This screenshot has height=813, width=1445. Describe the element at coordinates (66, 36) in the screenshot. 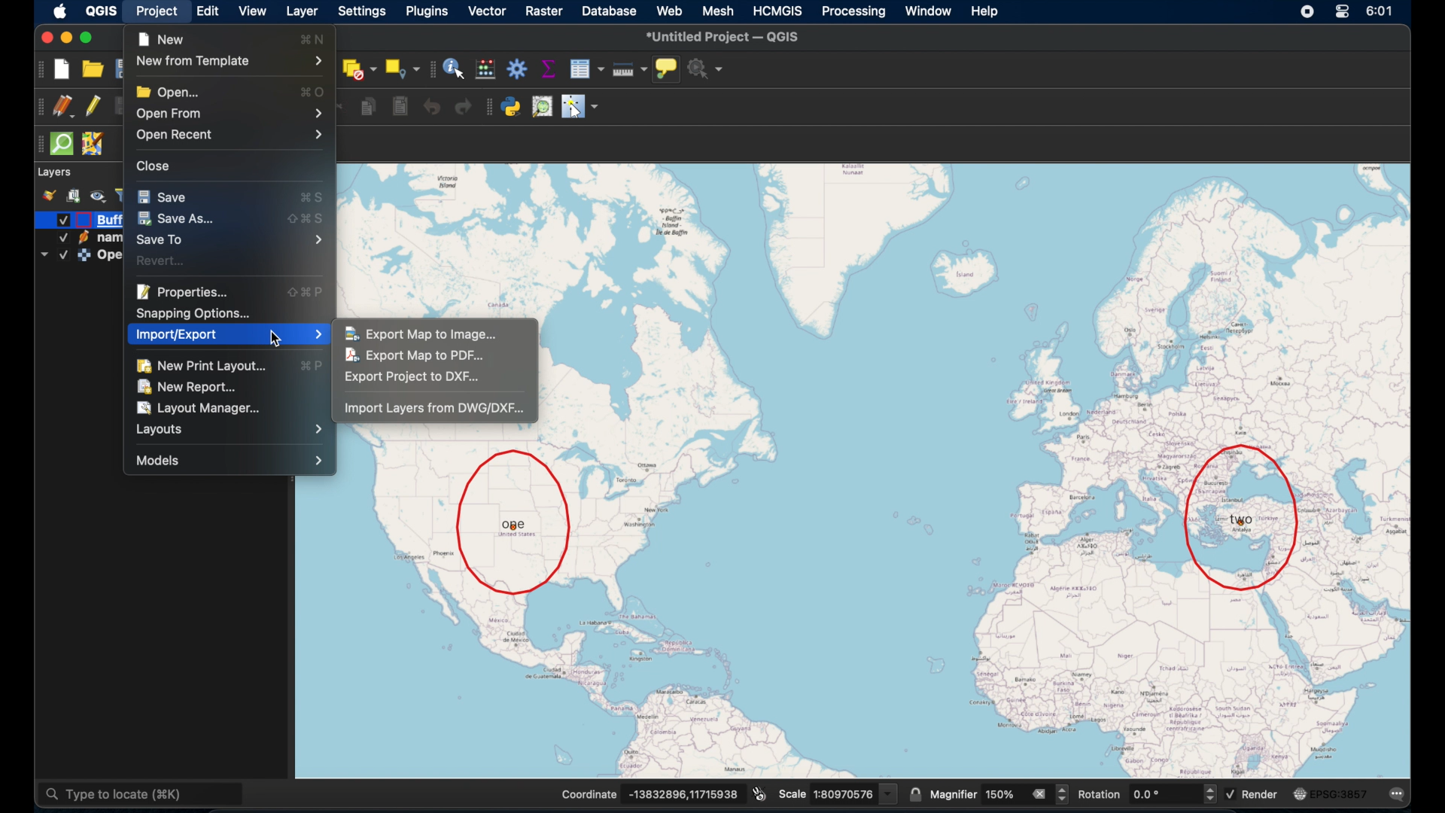

I see `minimize ` at that location.